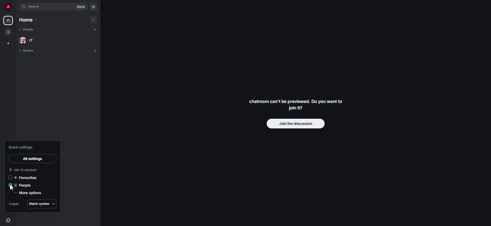 The image size is (491, 226). What do you see at coordinates (24, 170) in the screenshot?
I see `pin to sidebar` at bounding box center [24, 170].